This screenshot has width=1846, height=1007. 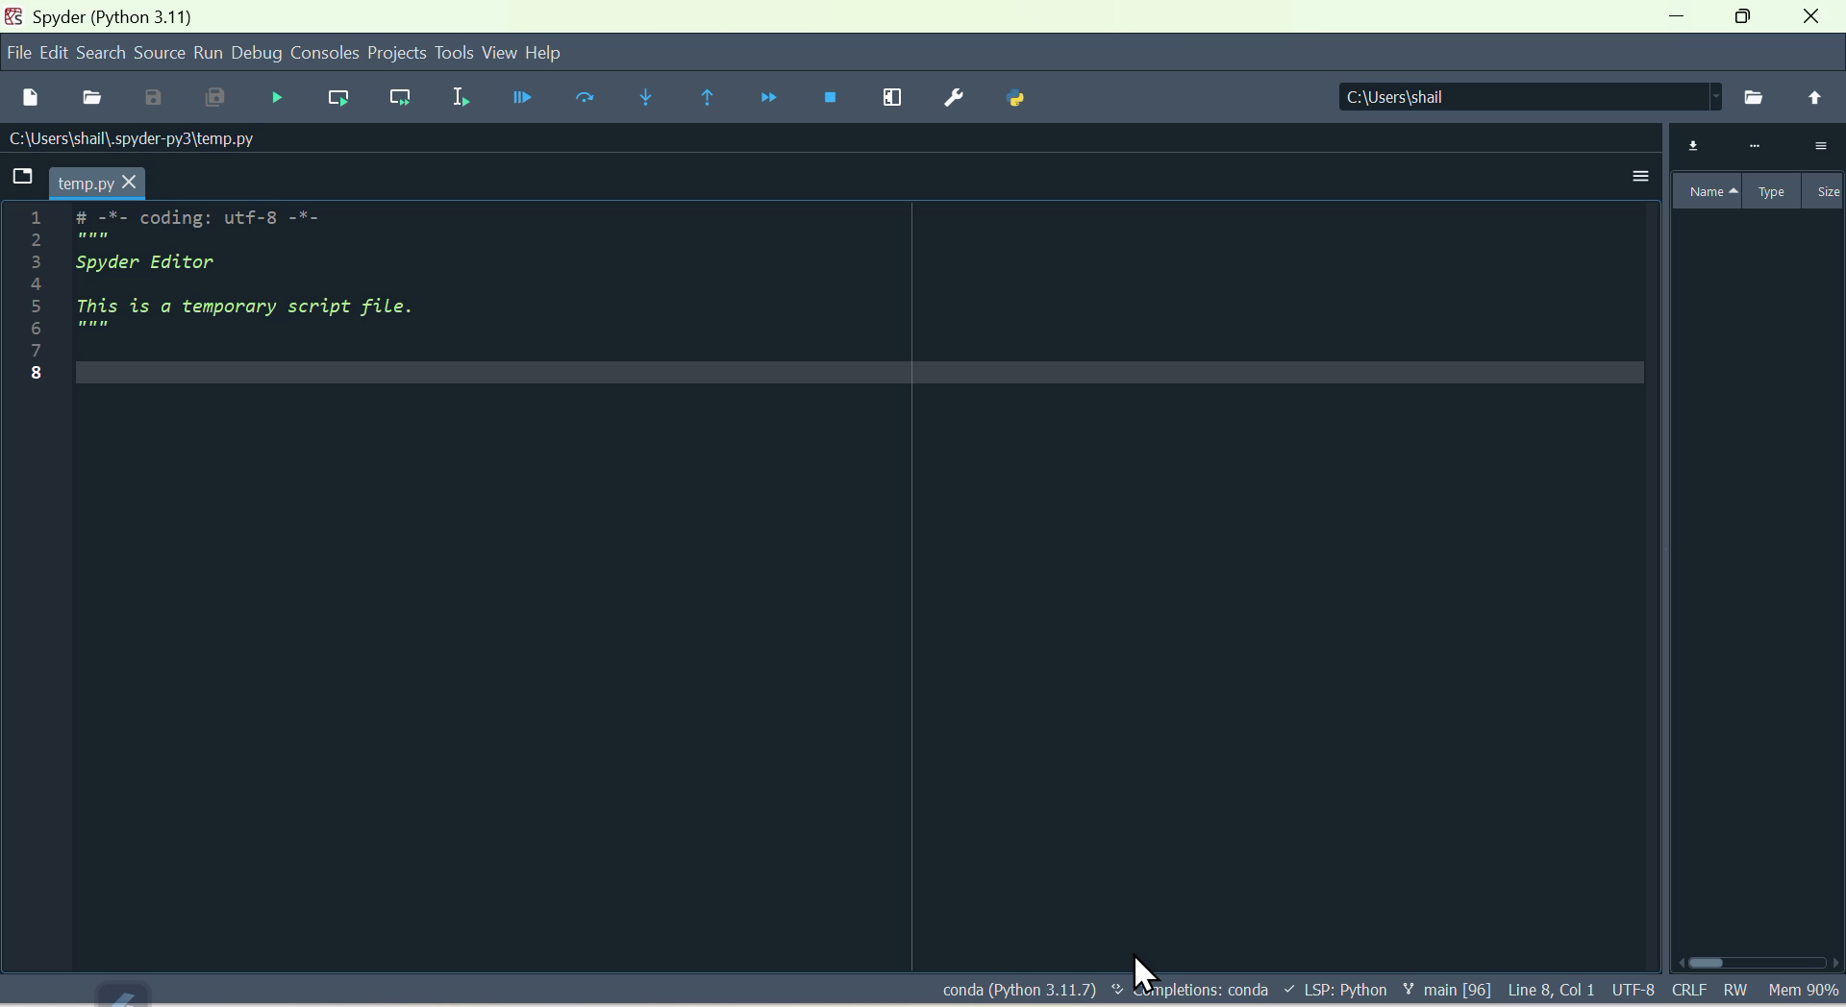 What do you see at coordinates (1522, 98) in the screenshot?
I see `Locations of the file - C:\Users\shail` at bounding box center [1522, 98].